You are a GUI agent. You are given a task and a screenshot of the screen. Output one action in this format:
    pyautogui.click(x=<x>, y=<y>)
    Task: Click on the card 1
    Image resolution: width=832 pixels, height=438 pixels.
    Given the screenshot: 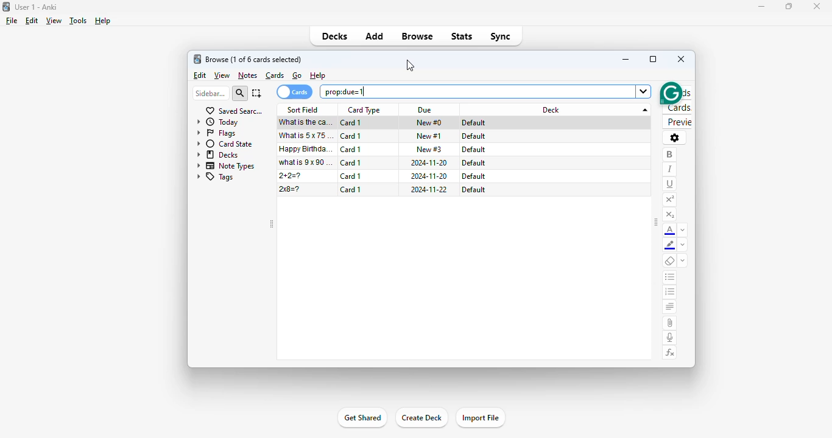 What is the action you would take?
    pyautogui.click(x=350, y=123)
    